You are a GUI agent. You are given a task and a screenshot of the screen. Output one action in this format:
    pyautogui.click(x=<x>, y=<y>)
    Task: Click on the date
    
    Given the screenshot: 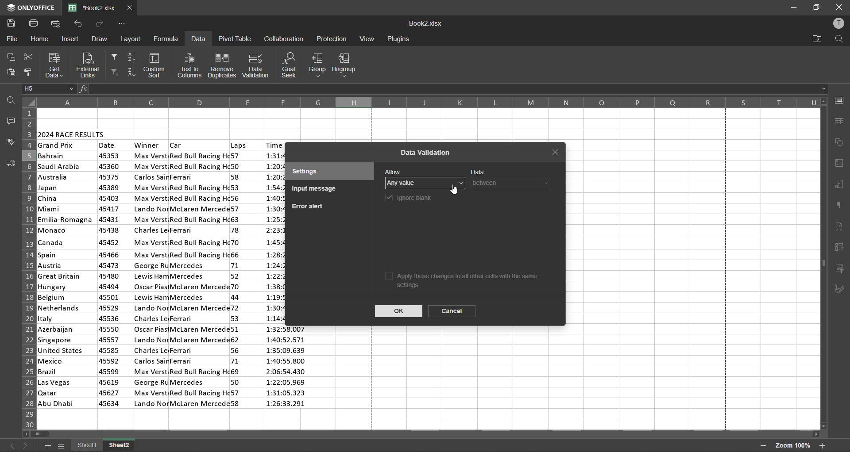 What is the action you would take?
    pyautogui.click(x=110, y=280)
    